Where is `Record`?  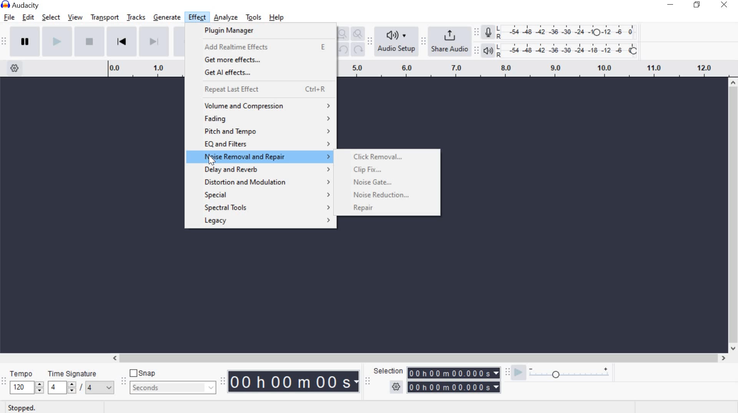
Record is located at coordinates (187, 42).